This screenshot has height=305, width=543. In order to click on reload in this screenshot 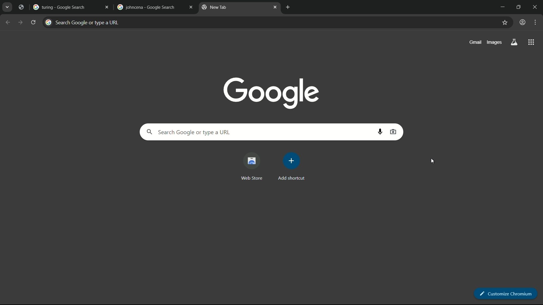, I will do `click(33, 22)`.